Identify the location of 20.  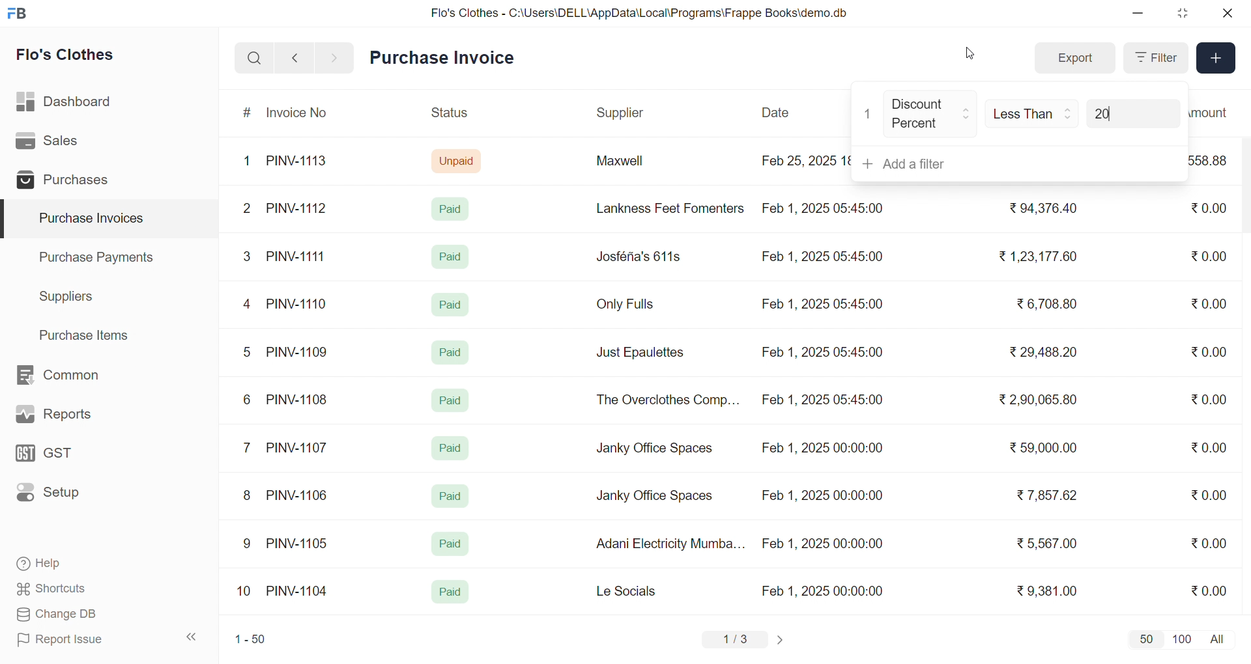
(1130, 111).